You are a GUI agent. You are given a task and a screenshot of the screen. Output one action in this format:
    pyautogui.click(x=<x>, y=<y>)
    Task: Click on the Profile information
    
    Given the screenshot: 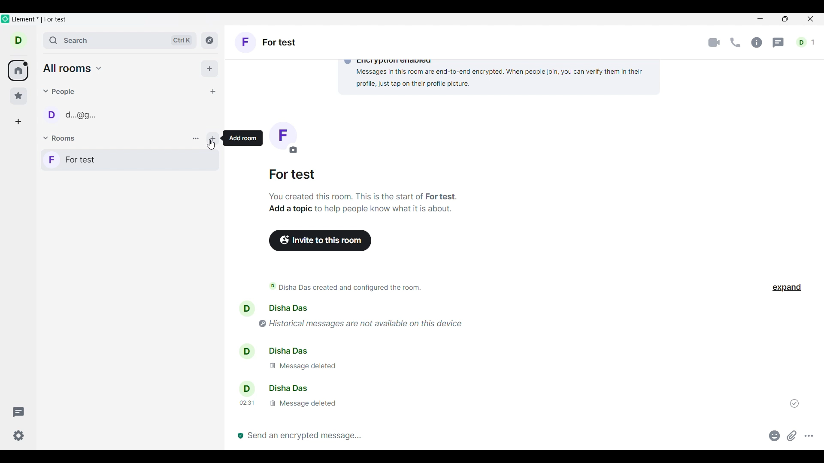 What is the action you would take?
    pyautogui.click(x=244, y=349)
    